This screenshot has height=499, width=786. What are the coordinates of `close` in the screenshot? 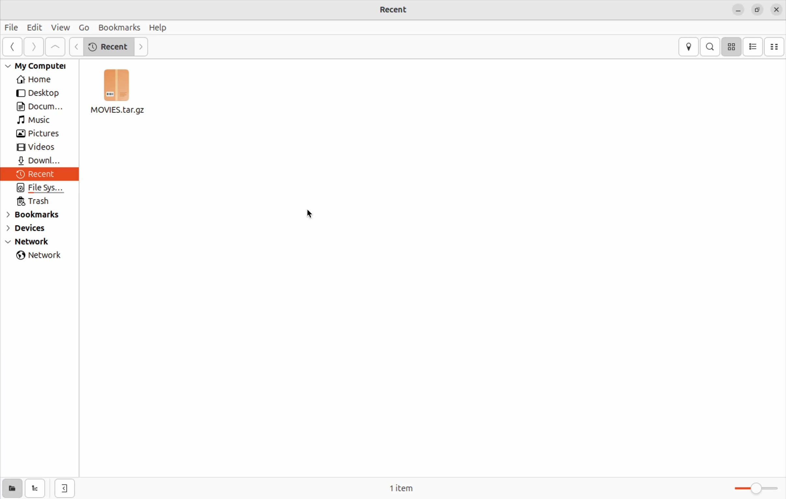 It's located at (776, 9).